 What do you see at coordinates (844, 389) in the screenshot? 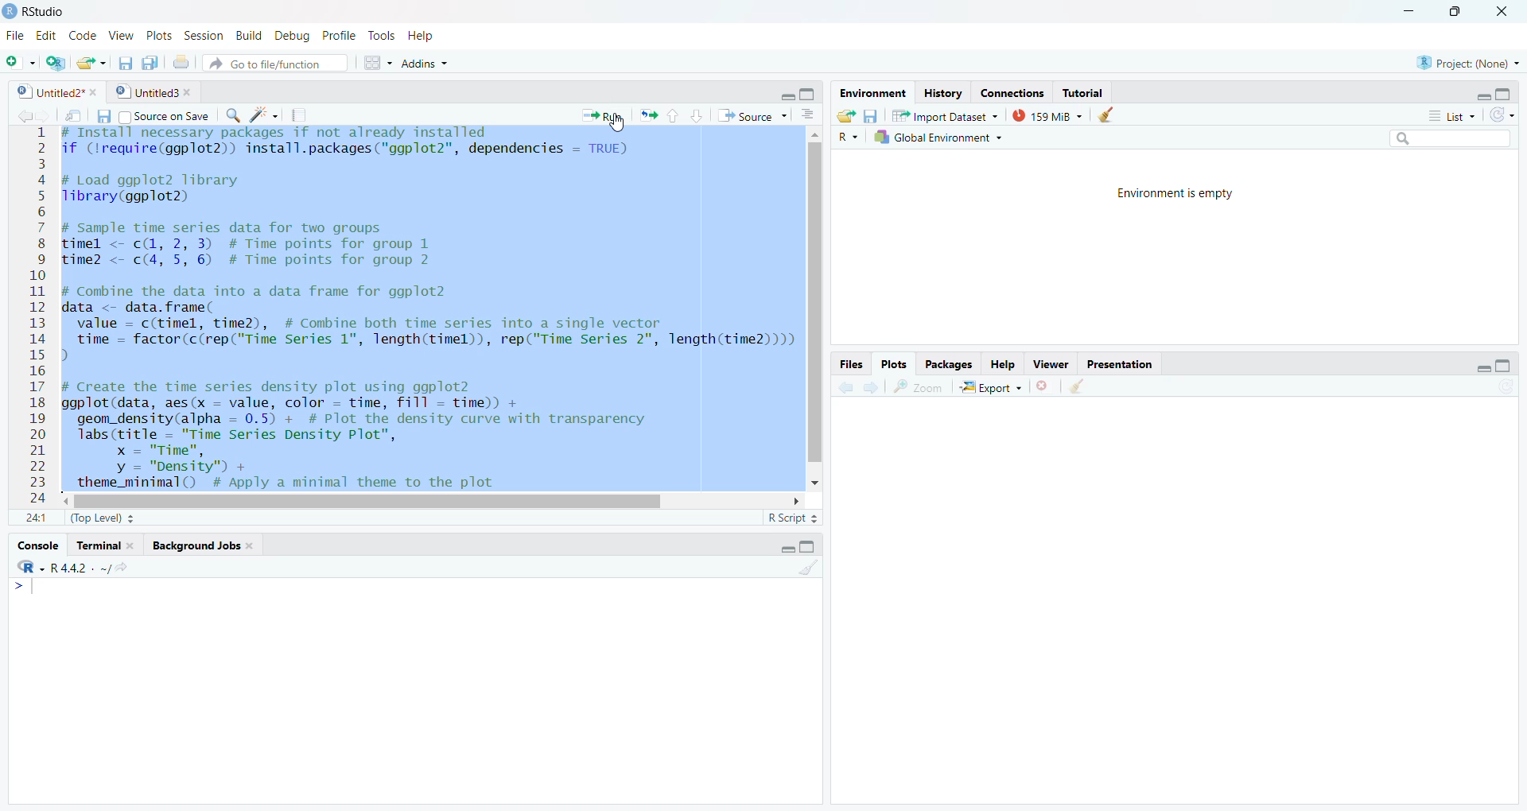
I see `previous` at bounding box center [844, 389].